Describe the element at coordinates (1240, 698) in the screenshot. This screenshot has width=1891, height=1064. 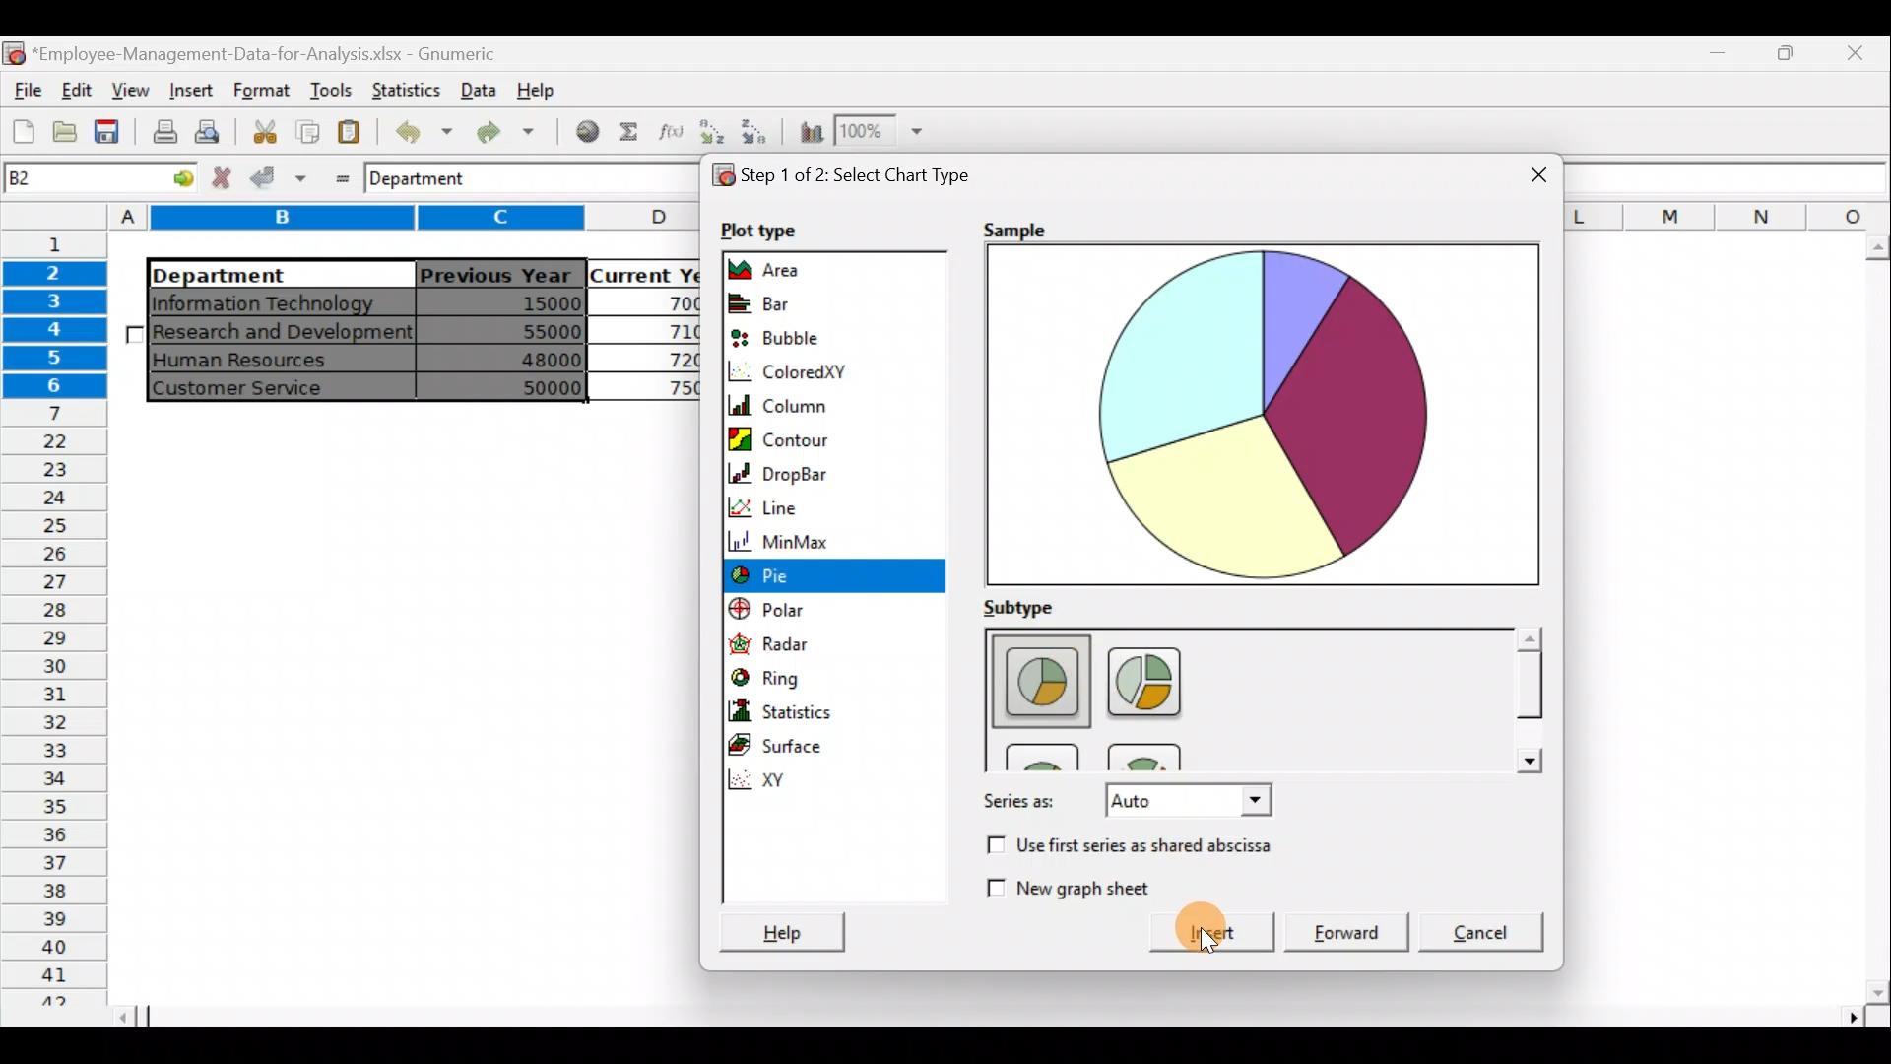
I see `Sub type Preview` at that location.